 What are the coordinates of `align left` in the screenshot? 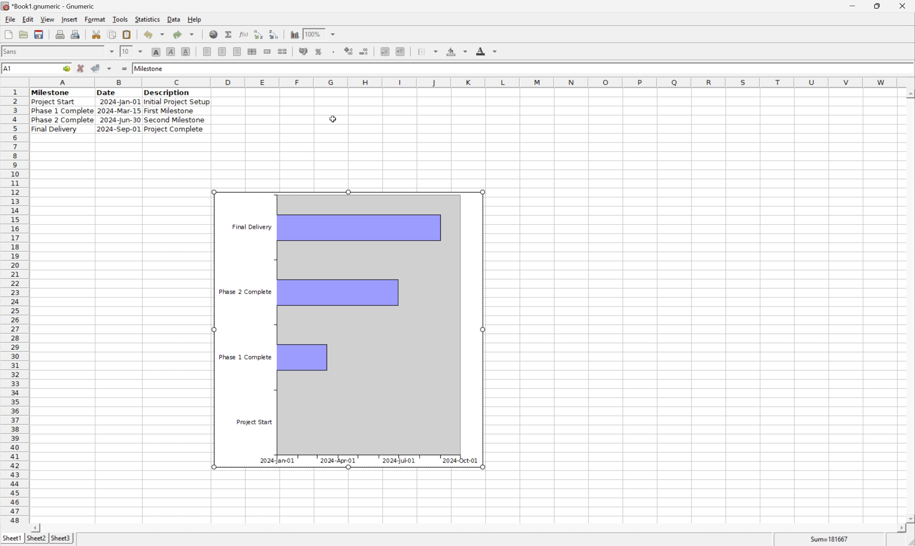 It's located at (208, 52).